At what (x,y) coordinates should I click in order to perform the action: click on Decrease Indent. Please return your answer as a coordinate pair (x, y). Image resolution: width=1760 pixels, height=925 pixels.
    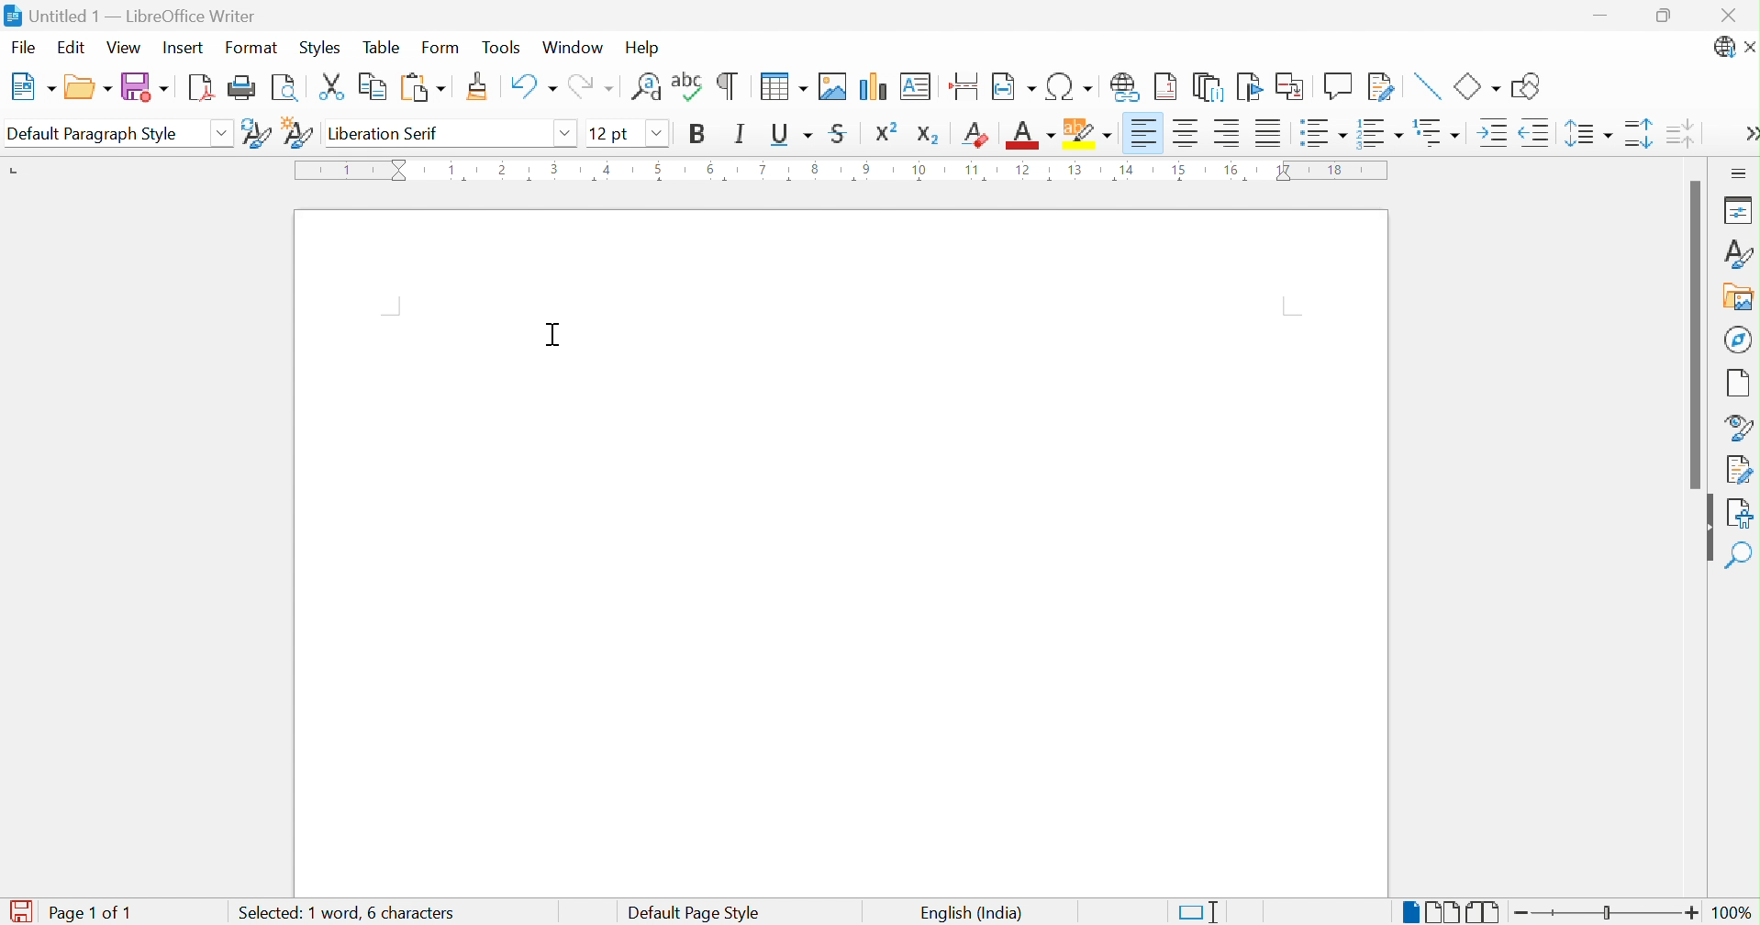
    Looking at the image, I should click on (1534, 135).